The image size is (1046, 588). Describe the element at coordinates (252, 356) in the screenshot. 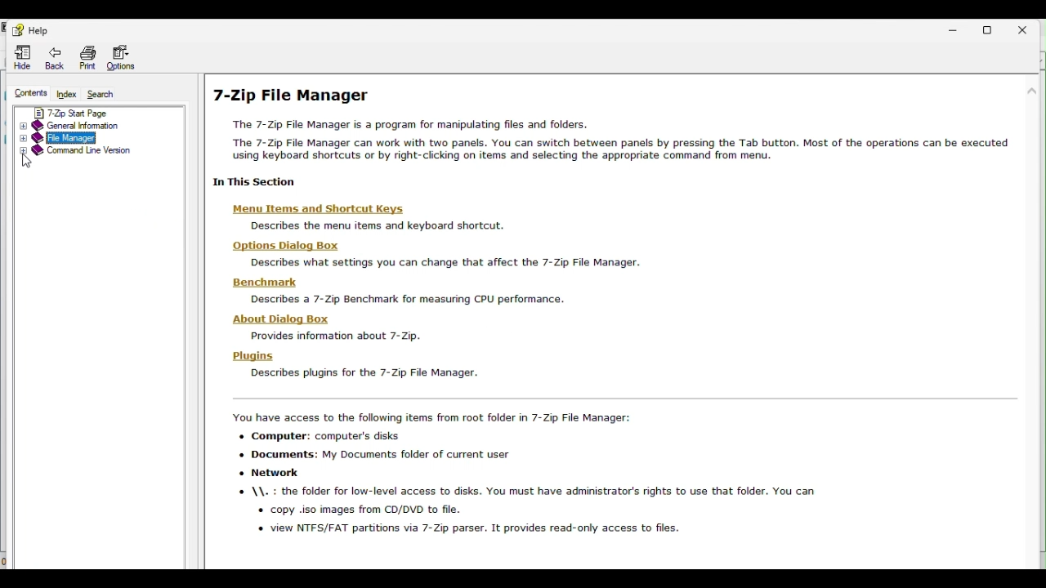

I see `plugins` at that location.